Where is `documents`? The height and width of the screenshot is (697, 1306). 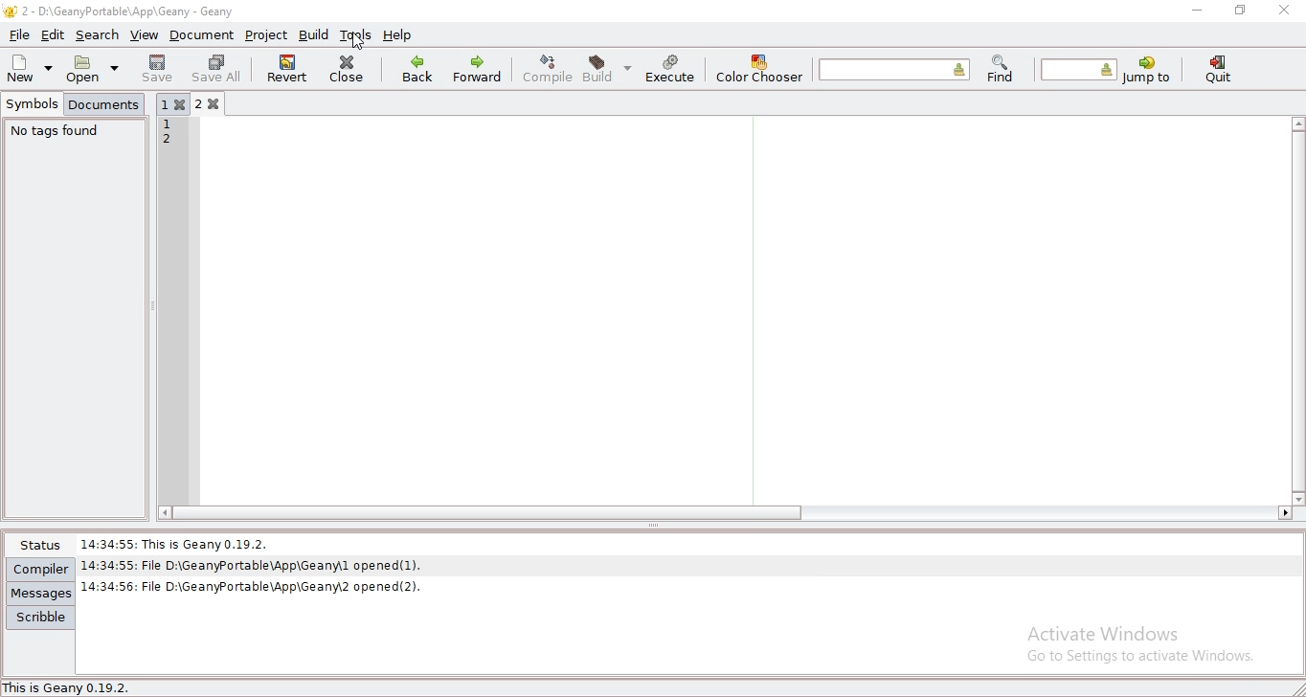
documents is located at coordinates (105, 105).